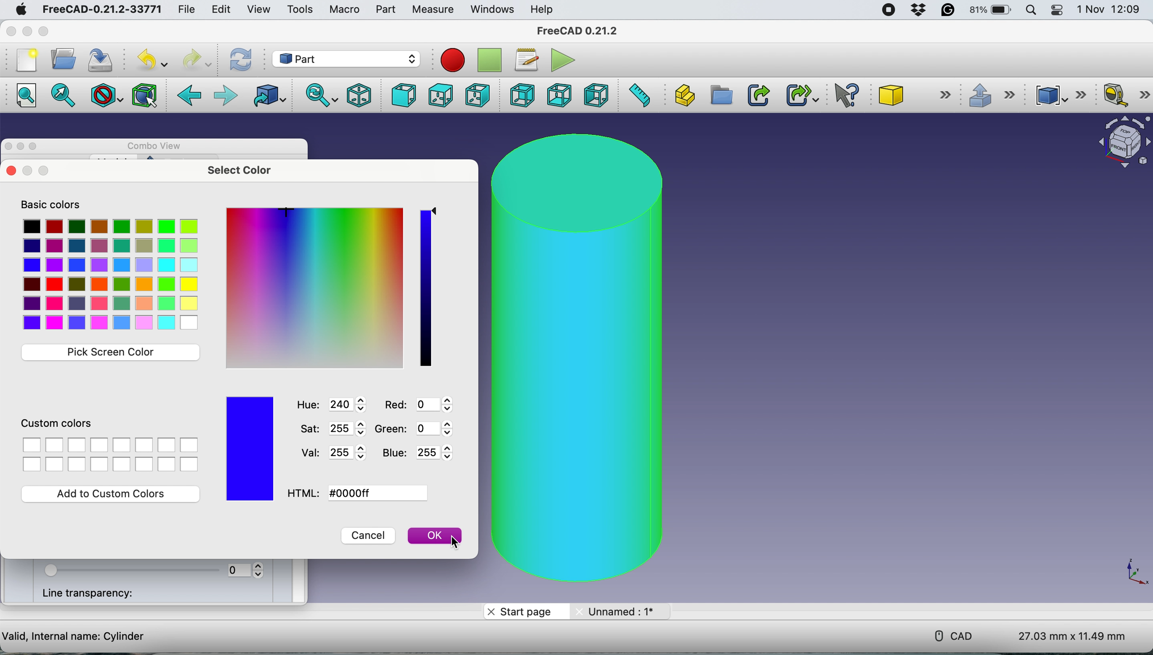 The image size is (1153, 655). What do you see at coordinates (111, 352) in the screenshot?
I see `pick screen color` at bounding box center [111, 352].